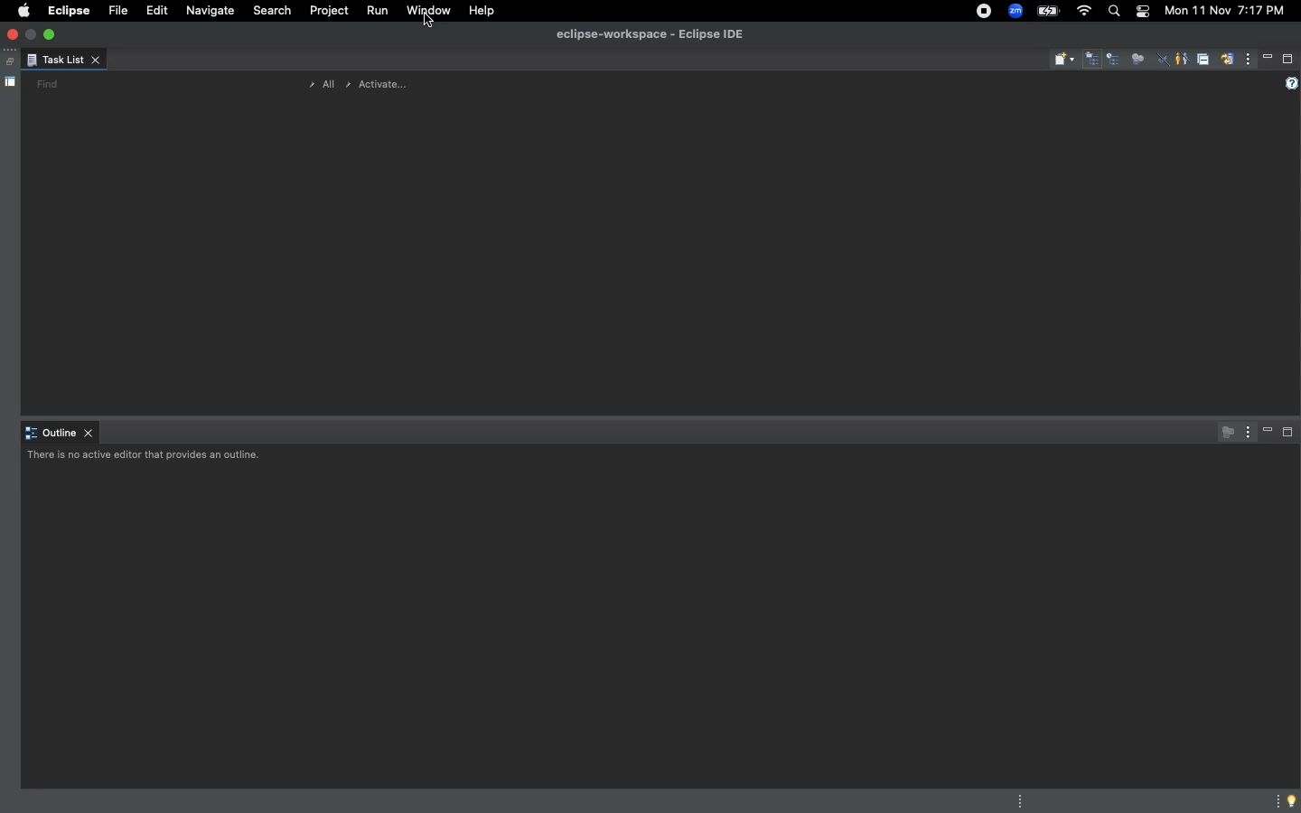 The width and height of the screenshot is (1301, 813). I want to click on All, so click(318, 85).